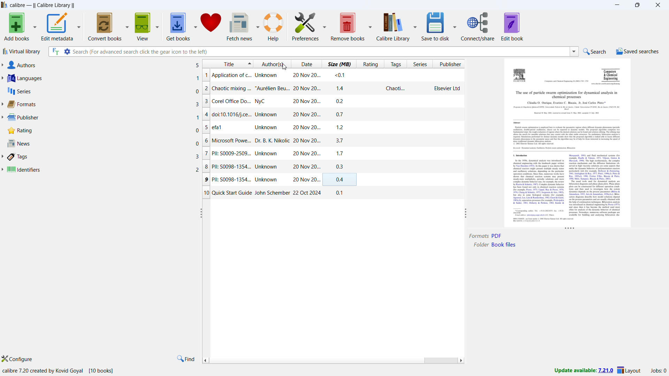  Describe the element at coordinates (195, 27) in the screenshot. I see `get books options` at that location.